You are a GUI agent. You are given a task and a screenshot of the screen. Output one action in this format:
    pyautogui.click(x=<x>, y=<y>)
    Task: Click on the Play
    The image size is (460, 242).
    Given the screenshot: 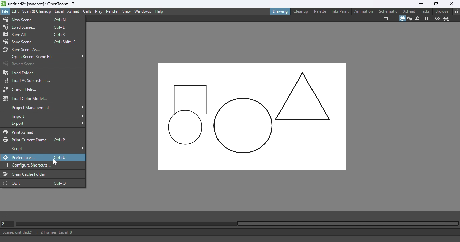 What is the action you would take?
    pyautogui.click(x=99, y=11)
    